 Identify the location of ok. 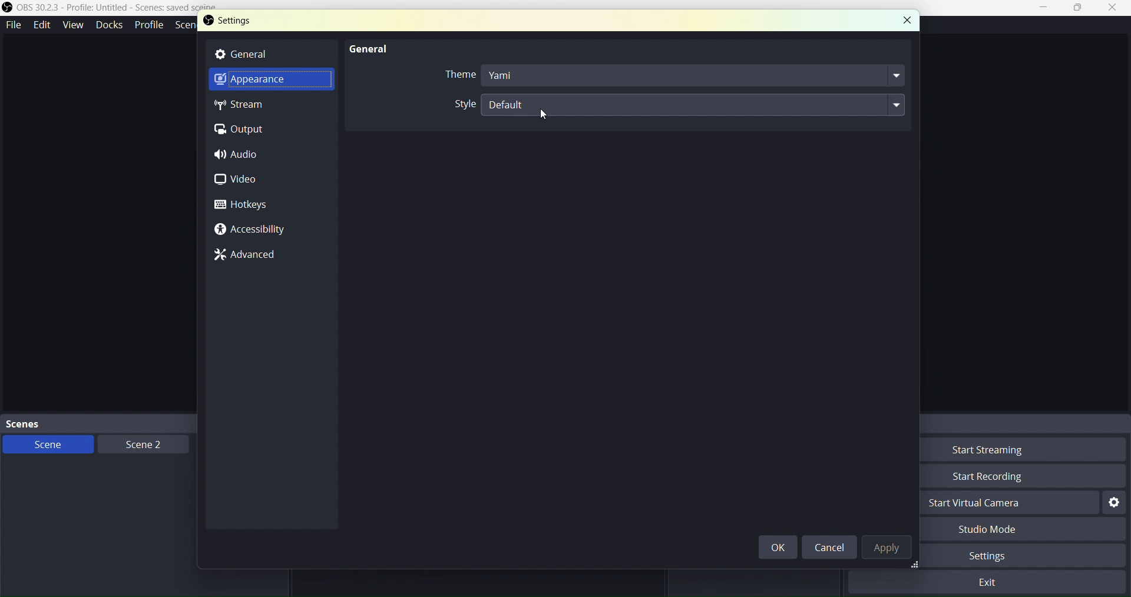
(781, 547).